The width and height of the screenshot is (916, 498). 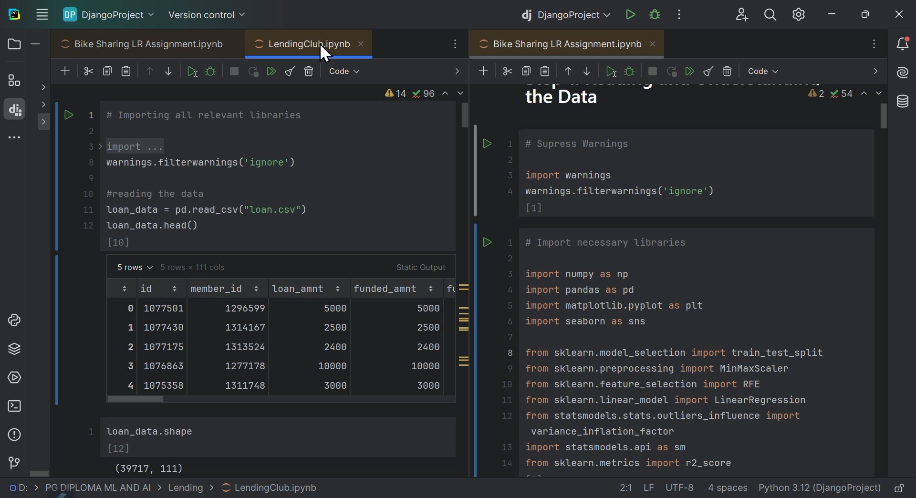 I want to click on New files, so click(x=64, y=71).